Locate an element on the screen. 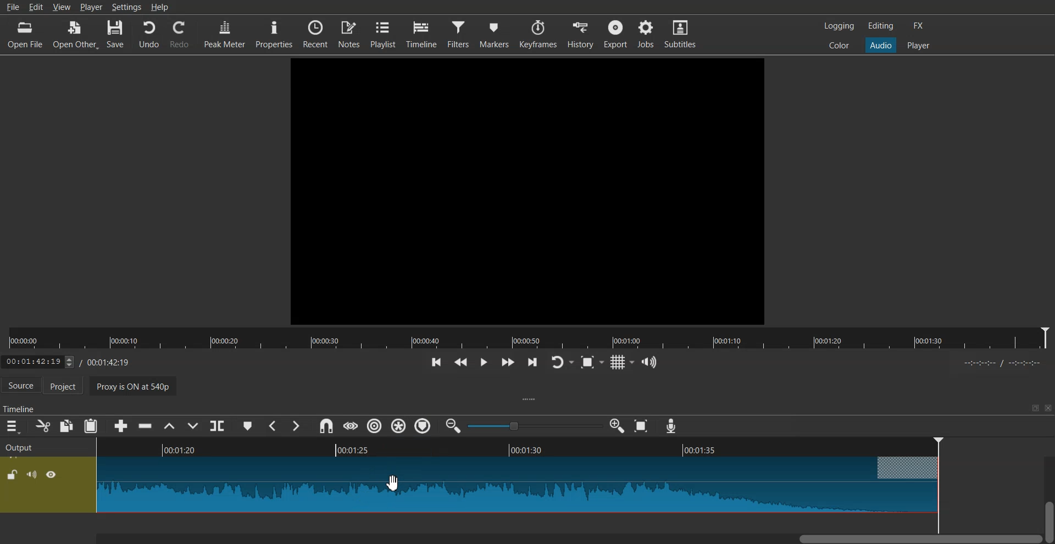  Scrub while dragging is located at coordinates (350, 426).